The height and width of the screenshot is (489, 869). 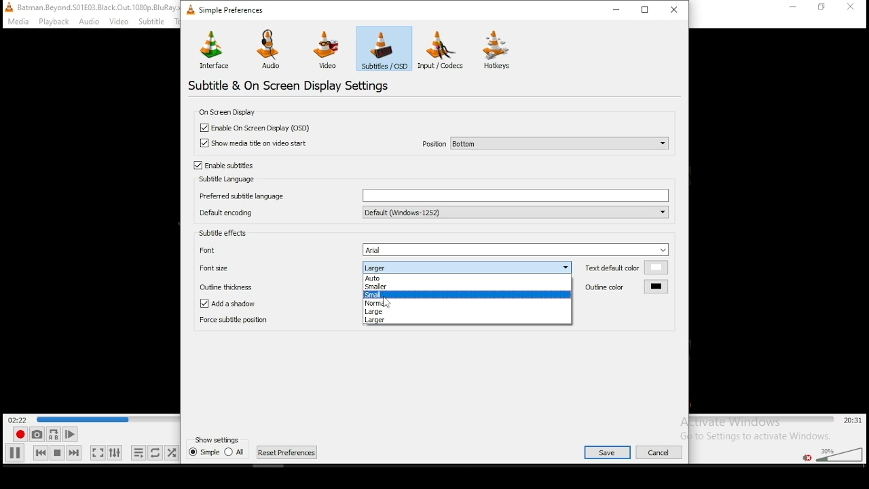 What do you see at coordinates (52, 434) in the screenshot?
I see `repeat continously between point A and point B. Click to set point A` at bounding box center [52, 434].